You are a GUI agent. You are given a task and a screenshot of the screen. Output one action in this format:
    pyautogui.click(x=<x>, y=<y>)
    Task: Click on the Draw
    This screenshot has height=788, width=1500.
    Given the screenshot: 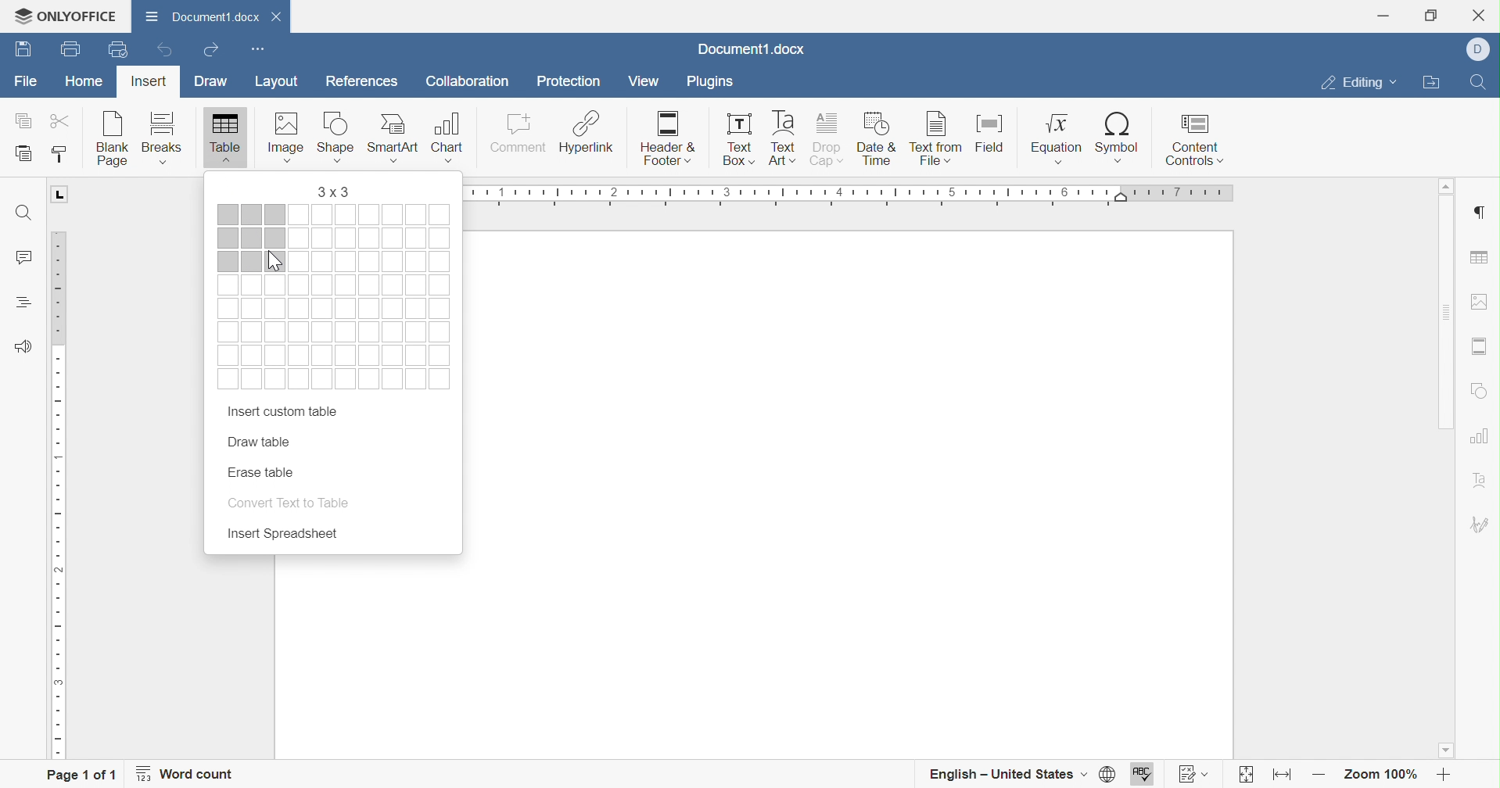 What is the action you would take?
    pyautogui.click(x=210, y=84)
    